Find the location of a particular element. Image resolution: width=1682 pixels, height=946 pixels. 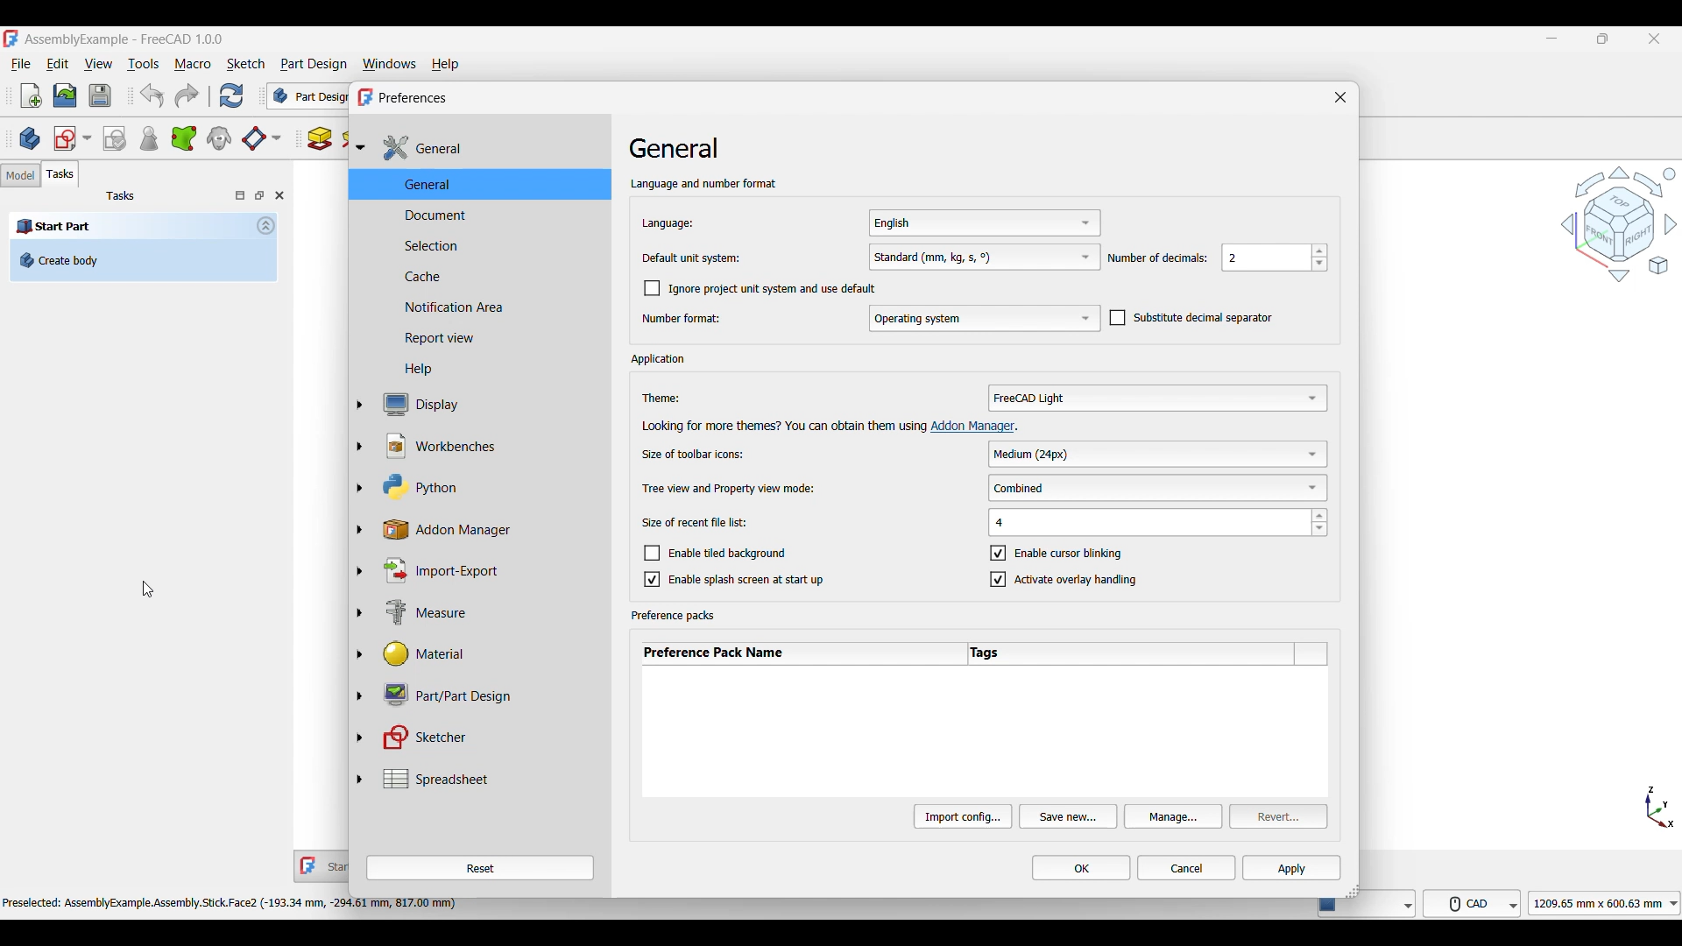

Sketch menu is located at coordinates (245, 65).